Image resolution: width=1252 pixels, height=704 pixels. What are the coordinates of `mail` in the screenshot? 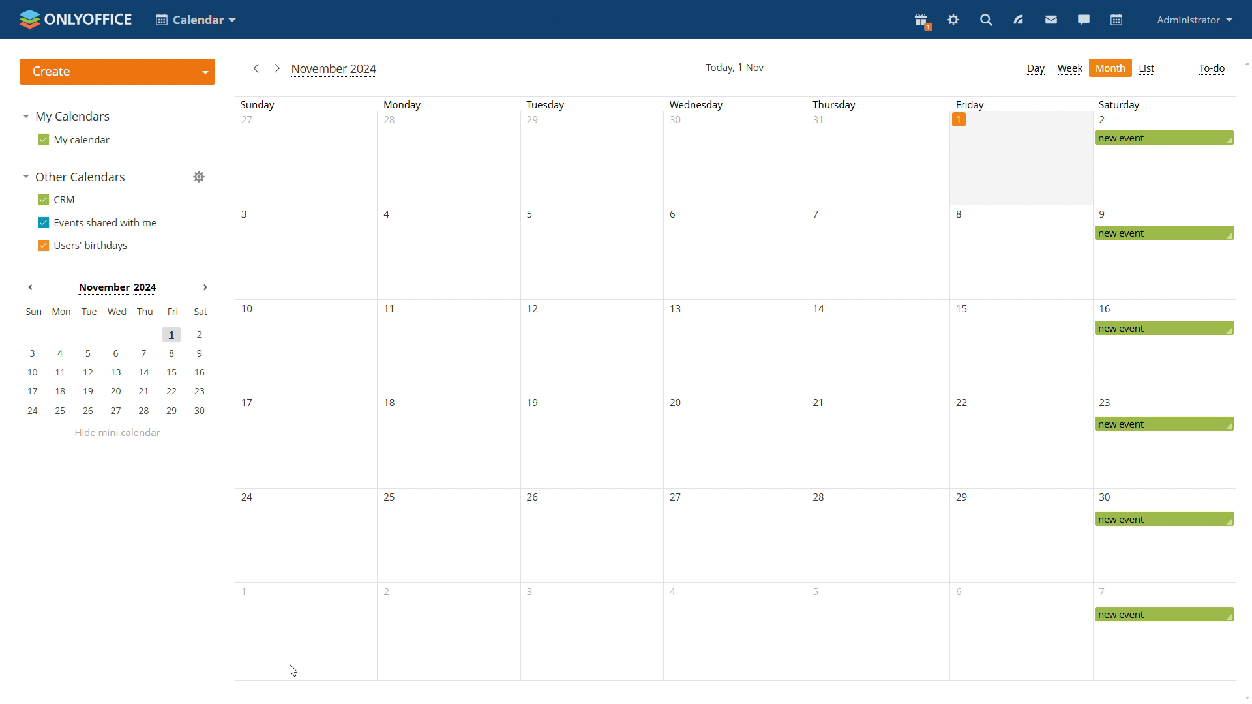 It's located at (1052, 21).